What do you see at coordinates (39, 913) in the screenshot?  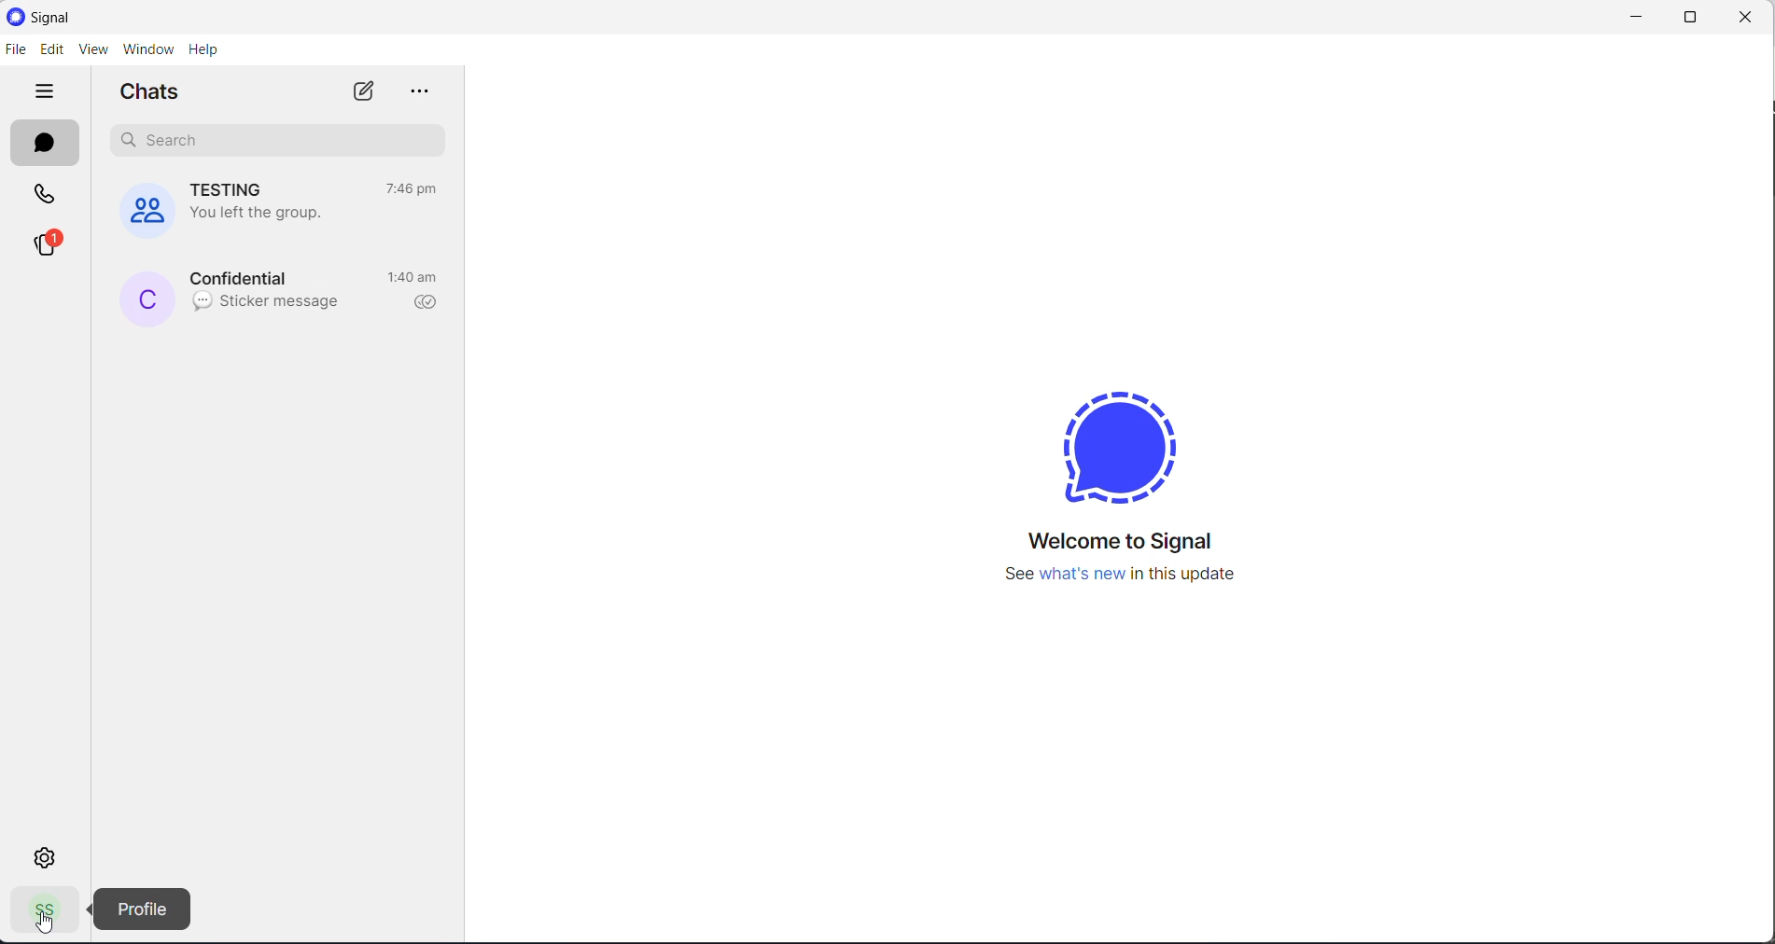 I see `profile` at bounding box center [39, 913].